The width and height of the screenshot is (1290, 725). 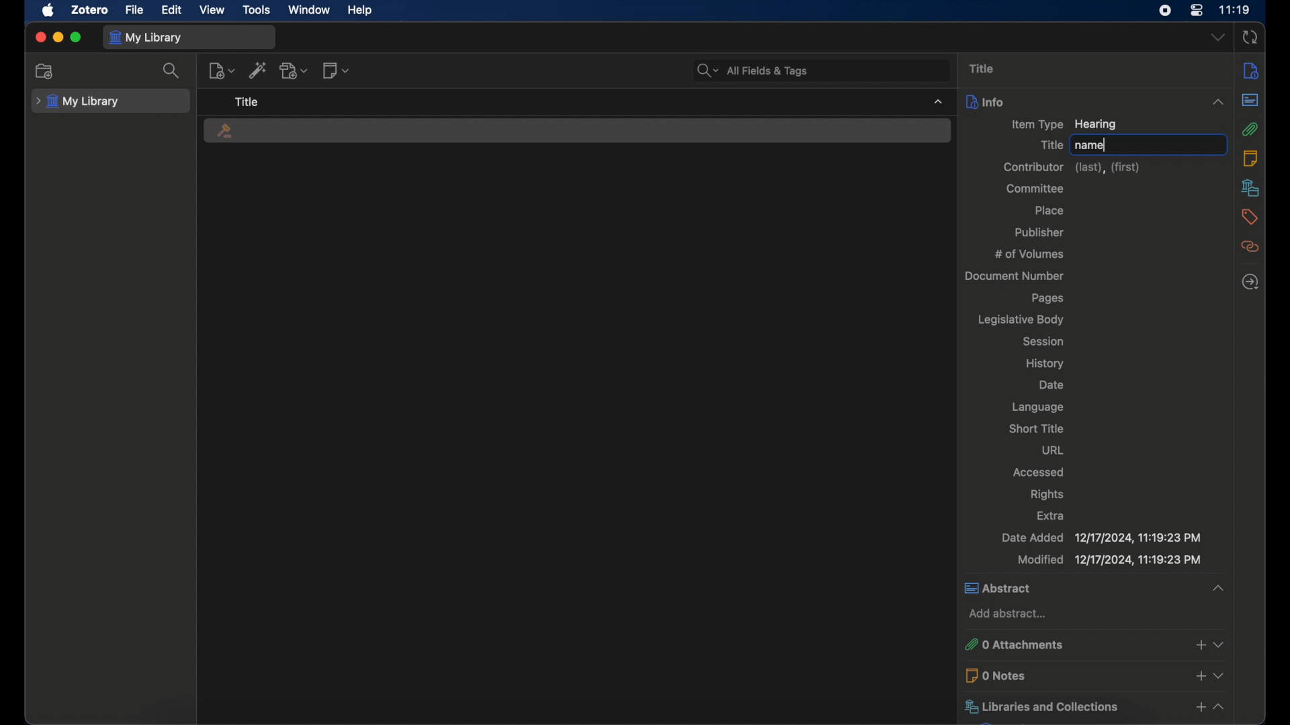 I want to click on edit, so click(x=171, y=11).